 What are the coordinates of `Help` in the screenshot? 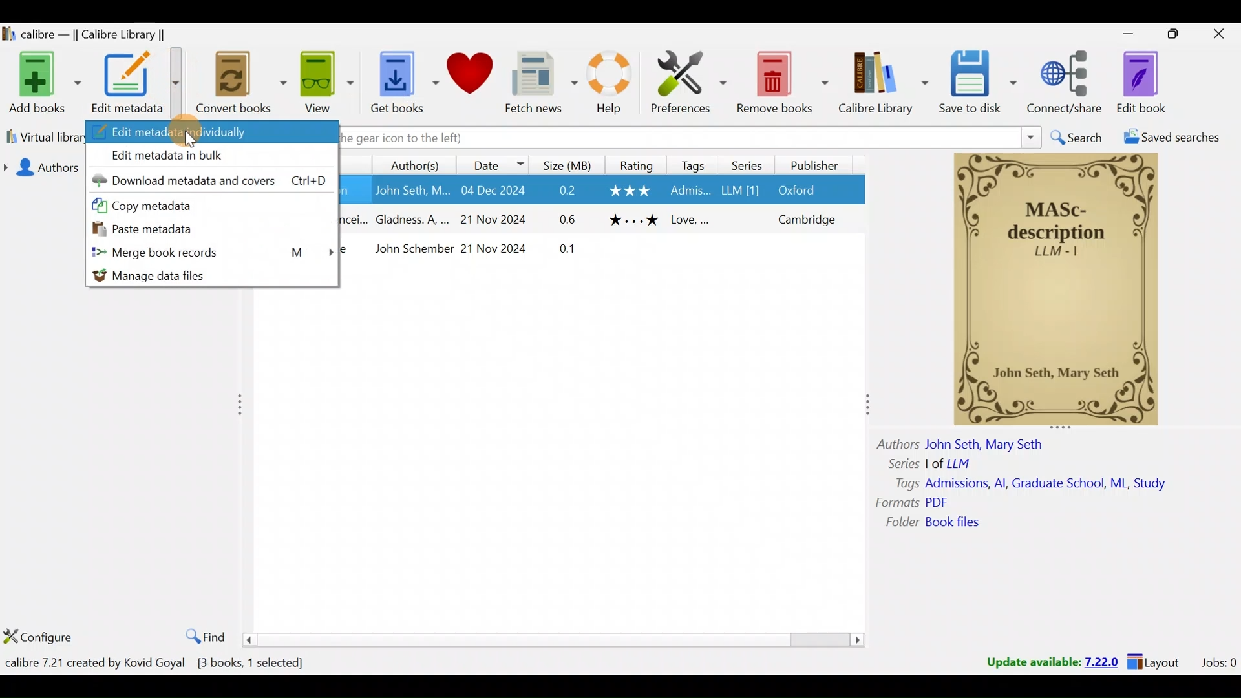 It's located at (615, 87).